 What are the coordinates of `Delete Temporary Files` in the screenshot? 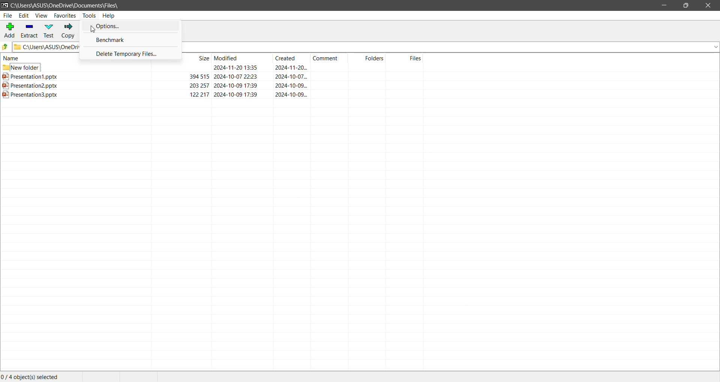 It's located at (131, 54).